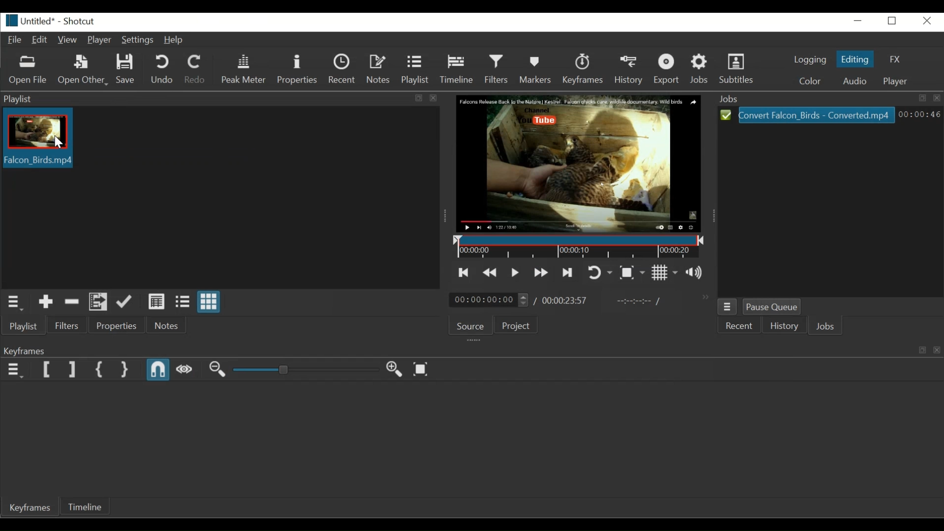 The image size is (944, 531). I want to click on Recent, so click(342, 68).